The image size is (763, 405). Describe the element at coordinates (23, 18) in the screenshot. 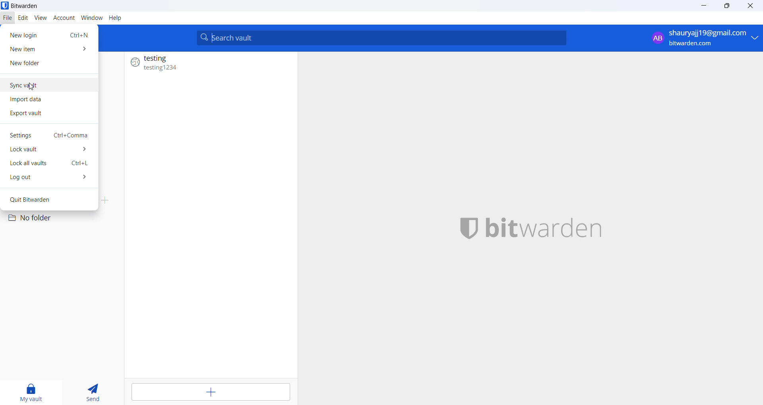

I see `edit` at that location.